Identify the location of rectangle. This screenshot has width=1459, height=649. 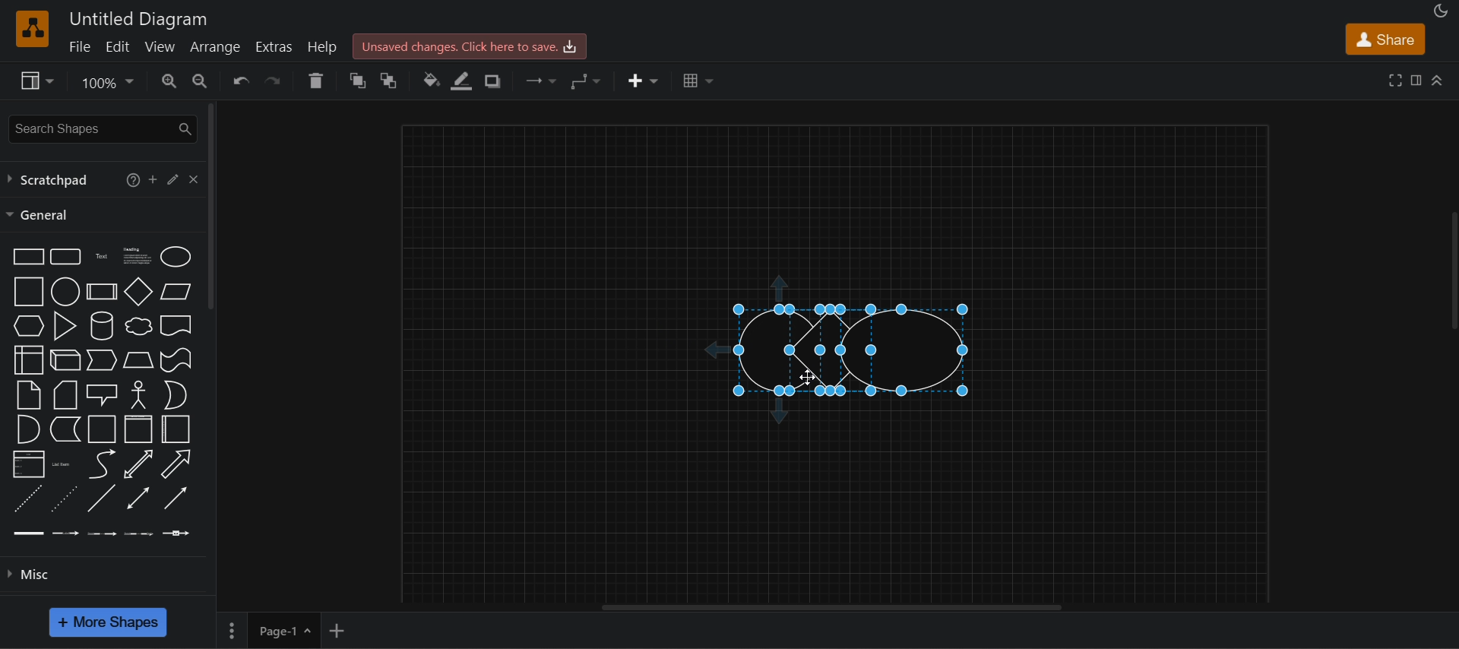
(25, 255).